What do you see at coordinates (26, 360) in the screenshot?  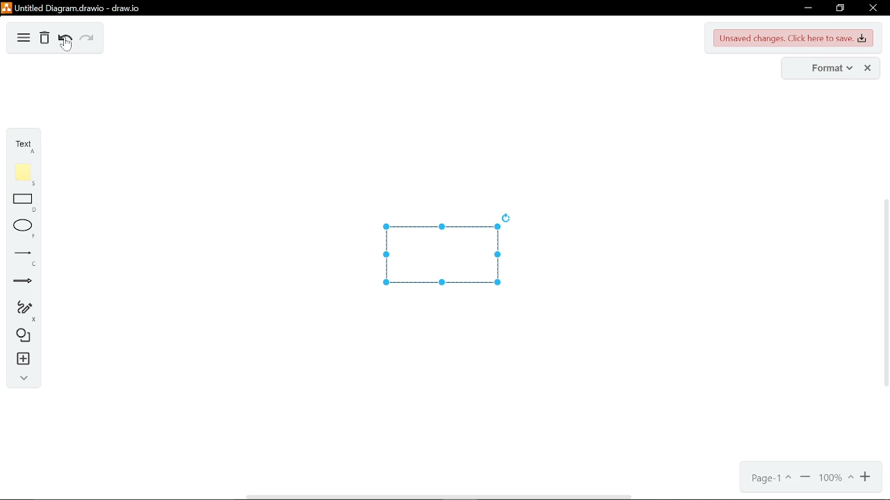 I see `insert` at bounding box center [26, 360].